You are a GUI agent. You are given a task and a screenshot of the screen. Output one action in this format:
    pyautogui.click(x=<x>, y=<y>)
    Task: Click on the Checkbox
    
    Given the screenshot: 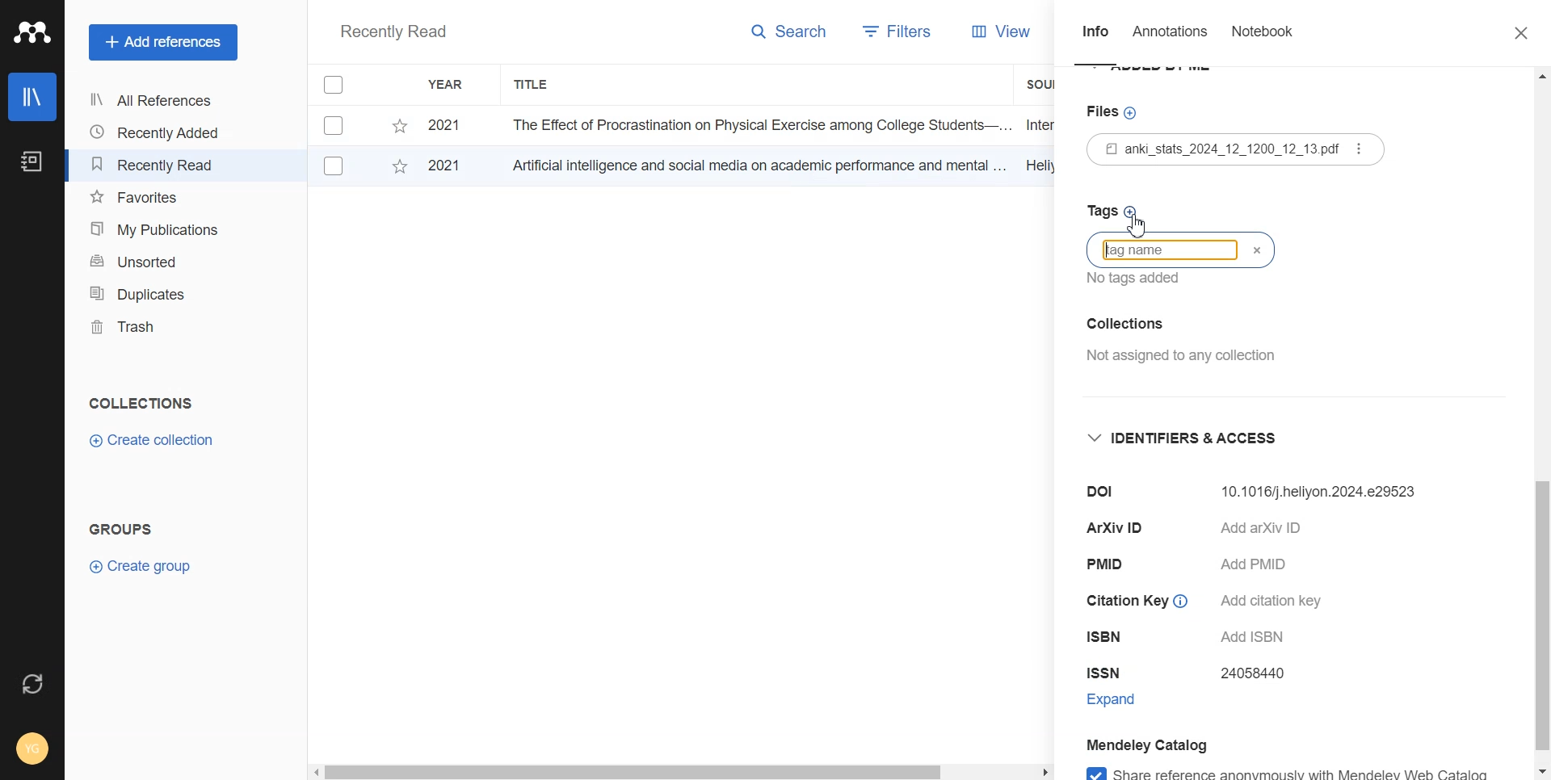 What is the action you would take?
    pyautogui.click(x=337, y=82)
    